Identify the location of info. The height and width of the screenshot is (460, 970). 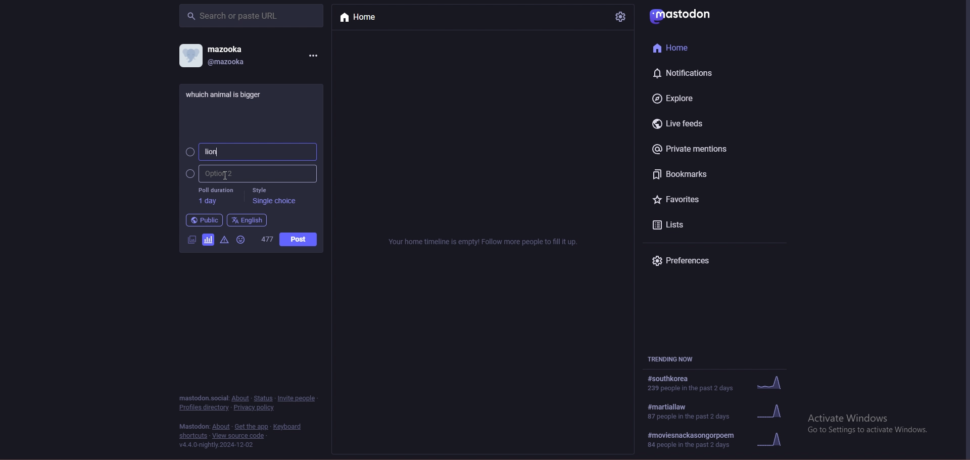
(484, 242).